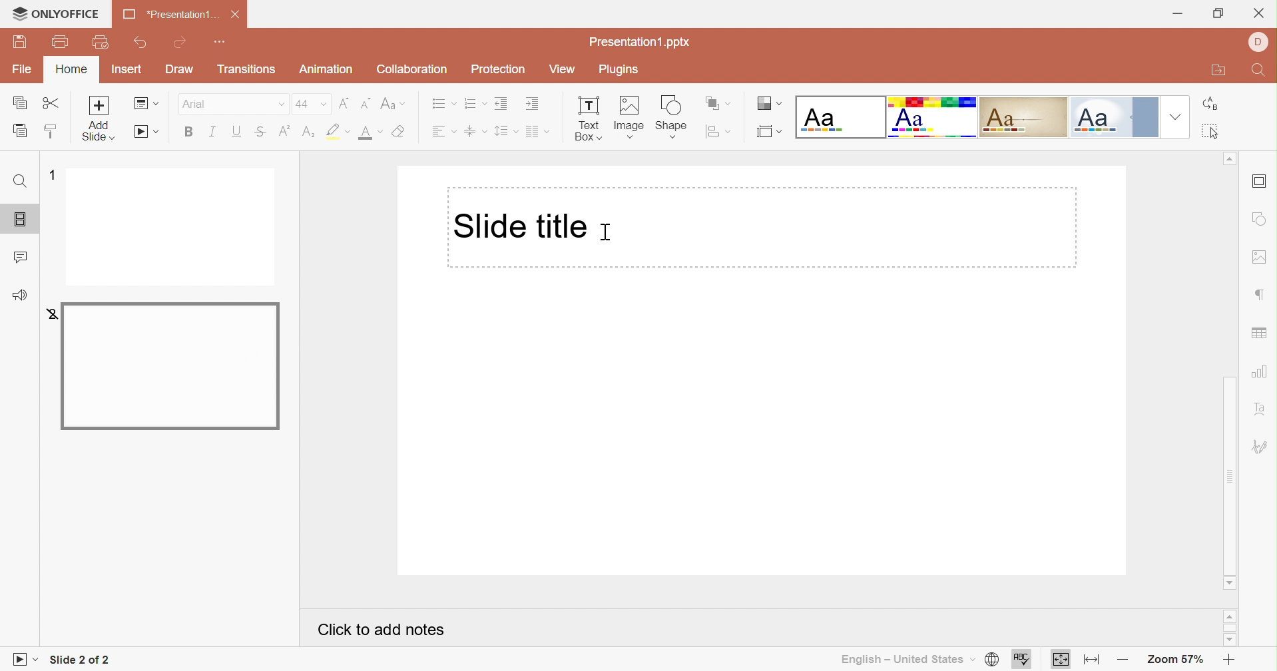 Image resolution: width=1277 pixels, height=671 pixels. What do you see at coordinates (83, 659) in the screenshot?
I see `Slide 2 of 2` at bounding box center [83, 659].